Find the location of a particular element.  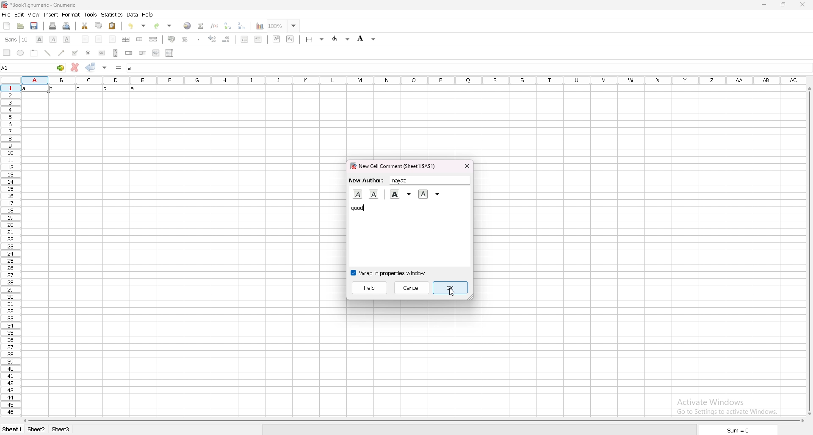

paste is located at coordinates (112, 25).